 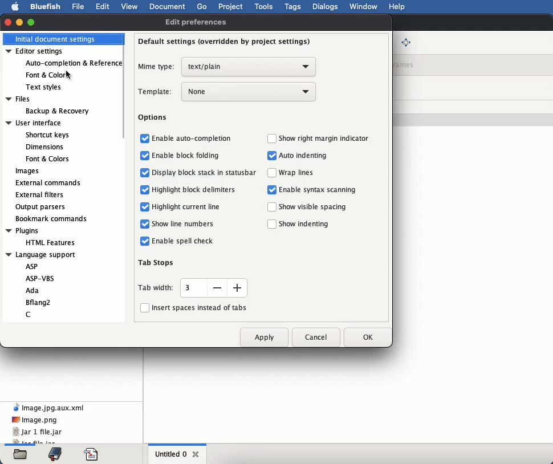 I want to click on code, so click(x=92, y=454).